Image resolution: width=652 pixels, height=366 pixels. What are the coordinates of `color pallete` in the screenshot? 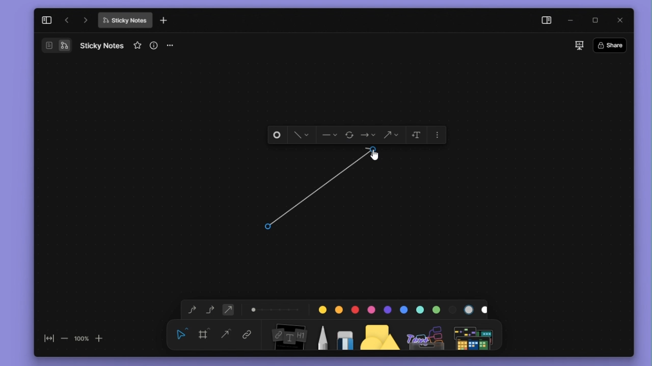 It's located at (400, 308).